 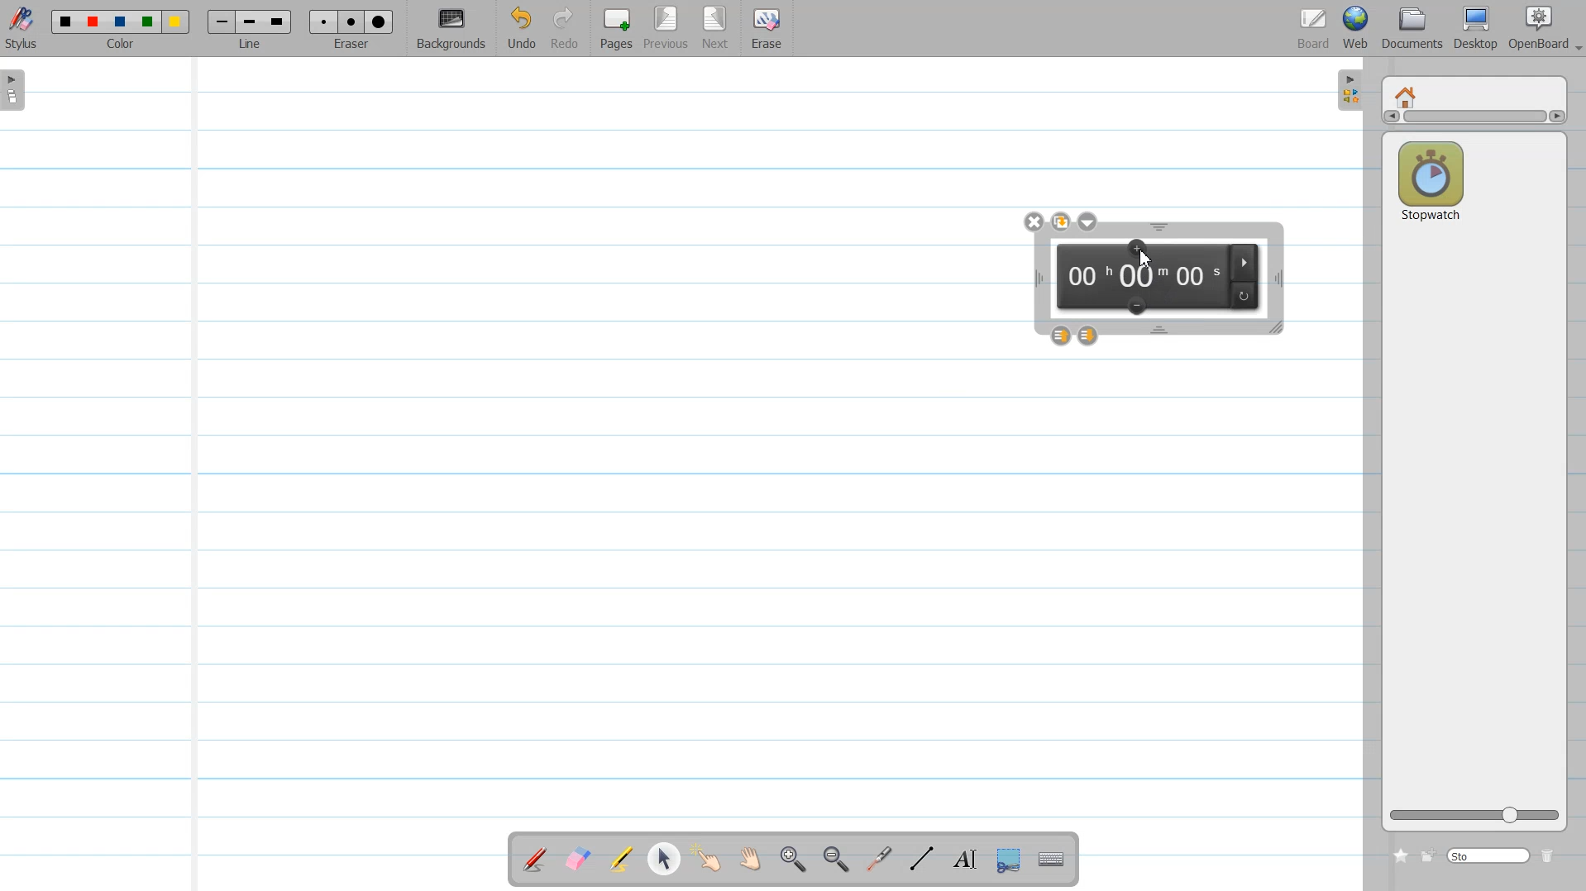 I want to click on Time window Hight adjustment, so click(x=1161, y=330).